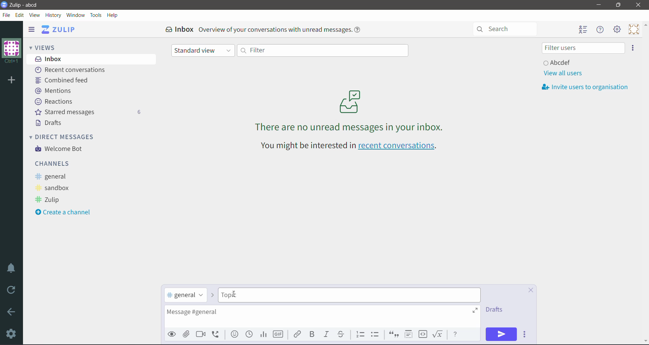 This screenshot has width=649, height=345. What do you see at coordinates (508, 28) in the screenshot?
I see `Search` at bounding box center [508, 28].